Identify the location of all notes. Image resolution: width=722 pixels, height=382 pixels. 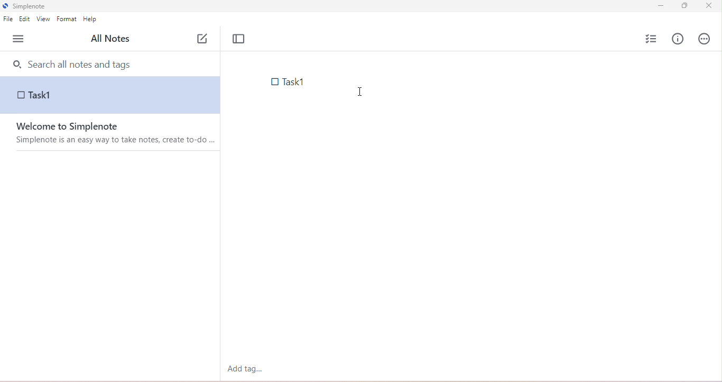
(112, 39).